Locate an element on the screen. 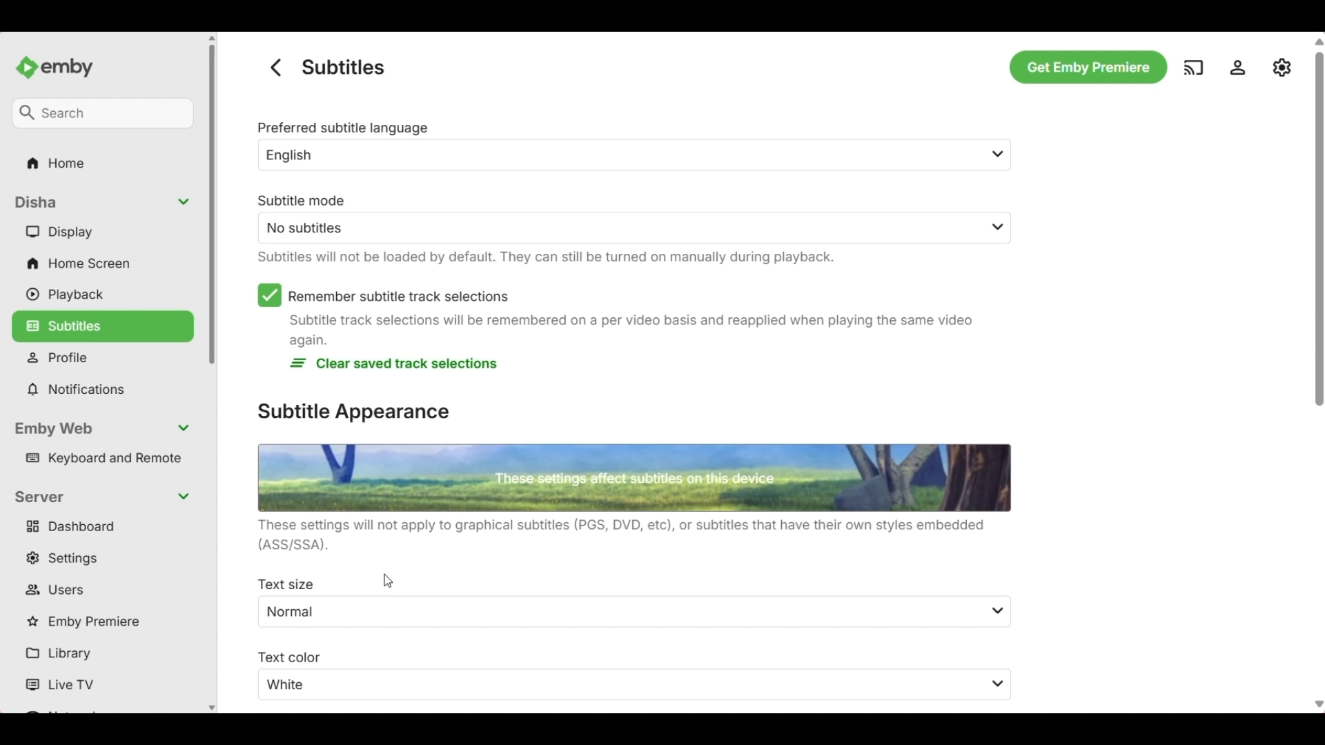 The height and width of the screenshot is (745, 1325). Emby premiere is located at coordinates (104, 622).